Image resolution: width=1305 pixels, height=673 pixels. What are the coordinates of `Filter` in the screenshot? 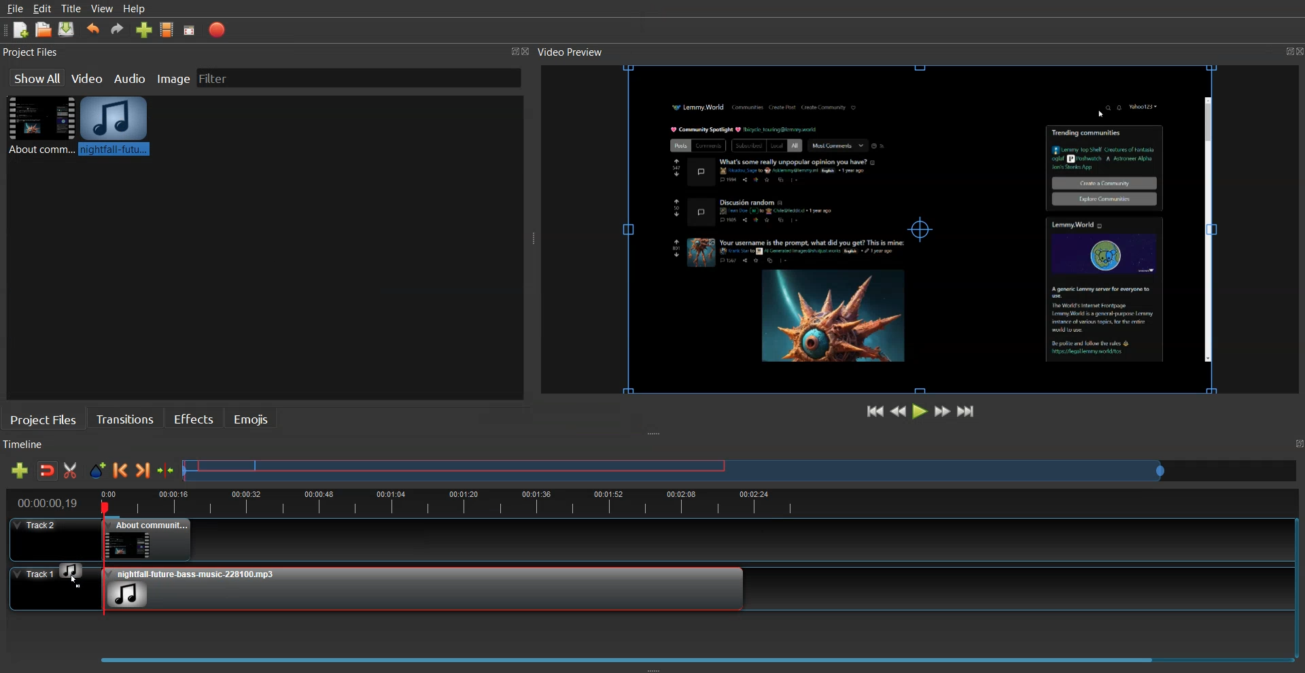 It's located at (225, 77).